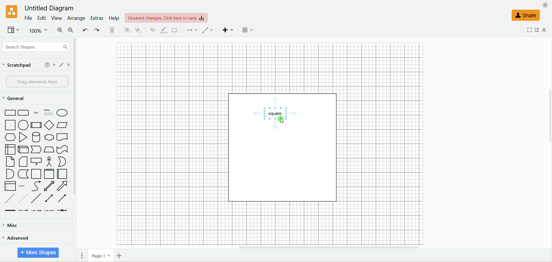 The width and height of the screenshot is (552, 262). I want to click on canvas, so click(258, 142).